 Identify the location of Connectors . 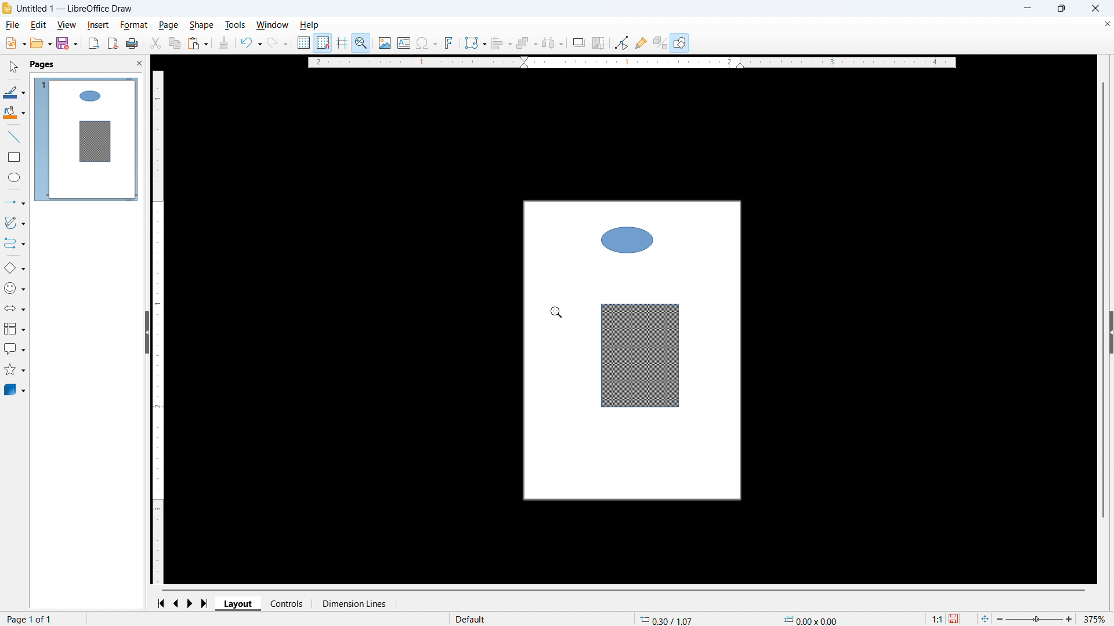
(15, 243).